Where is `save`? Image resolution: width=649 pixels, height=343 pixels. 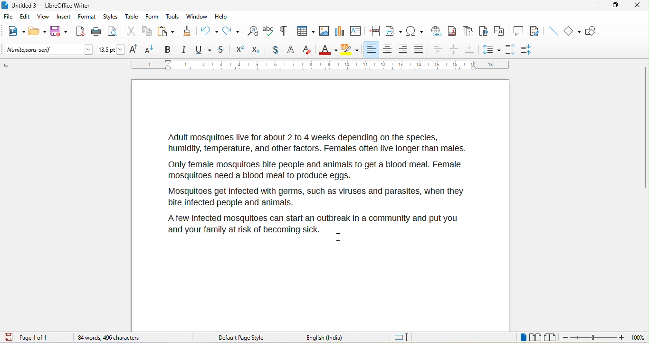
save is located at coordinates (59, 31).